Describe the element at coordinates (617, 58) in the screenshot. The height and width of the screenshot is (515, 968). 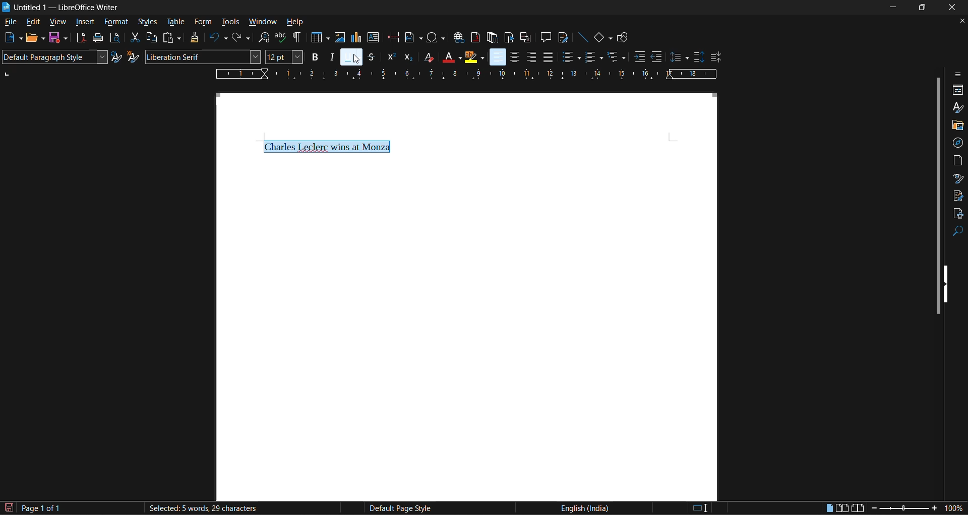
I see `select outline format` at that location.